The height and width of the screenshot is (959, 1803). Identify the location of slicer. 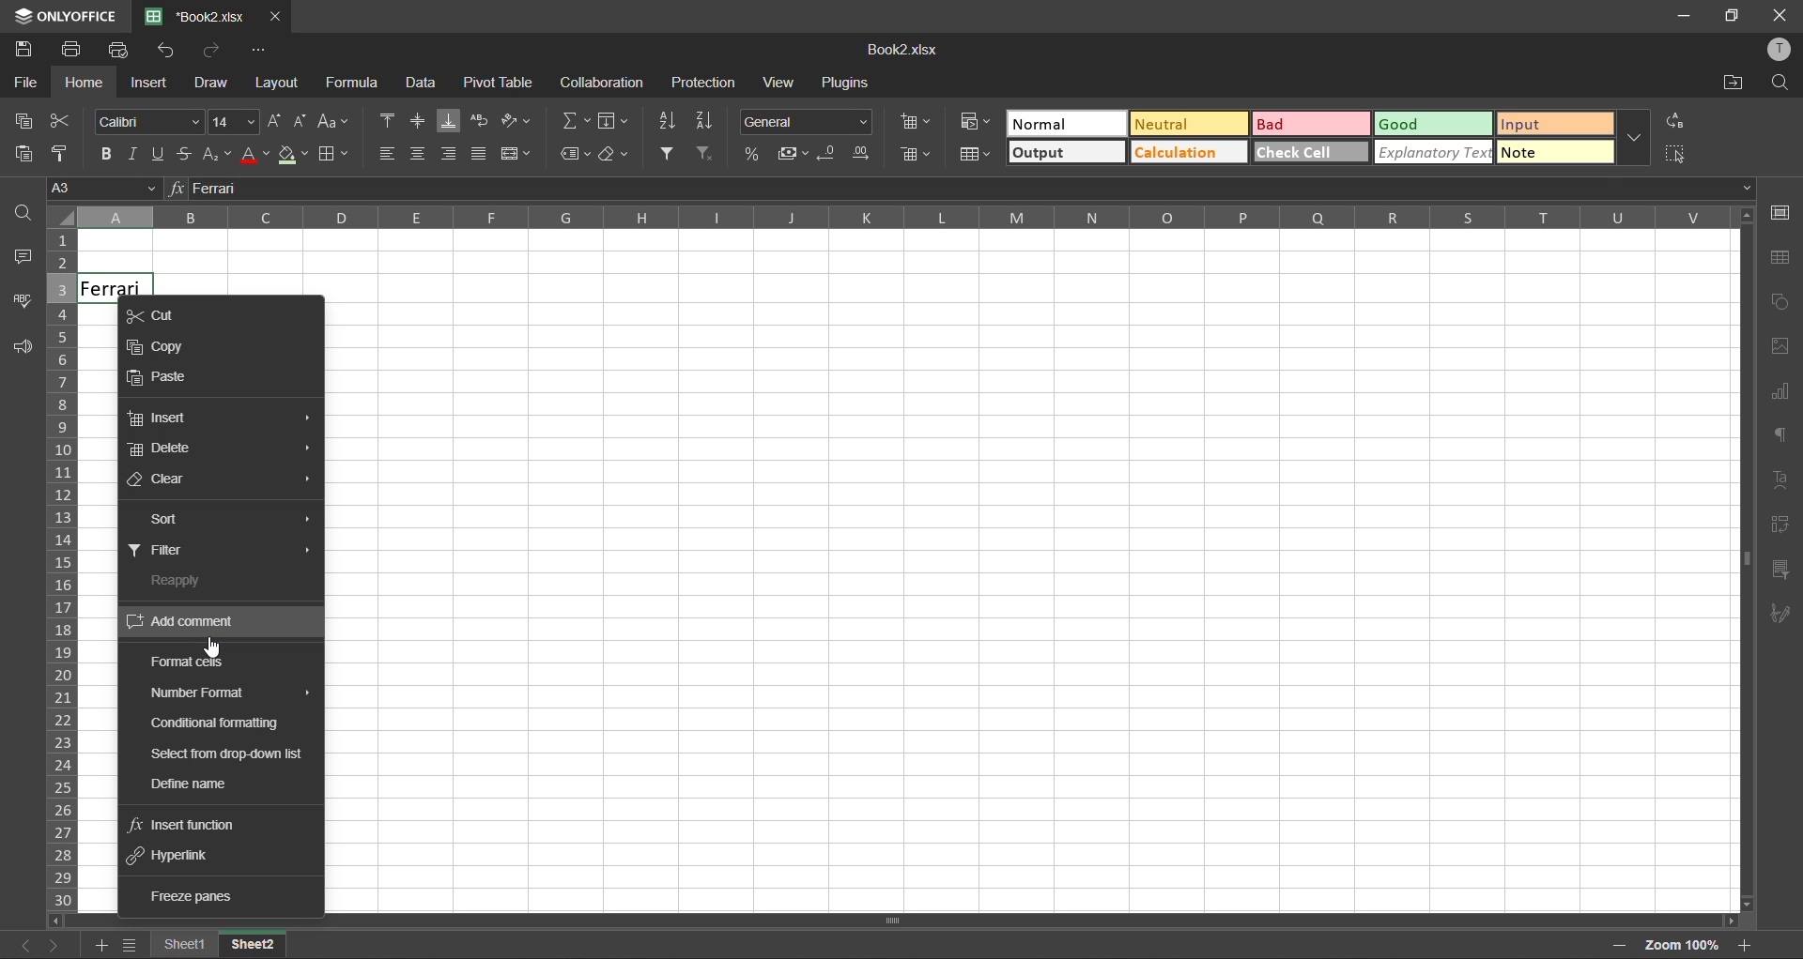
(1786, 571).